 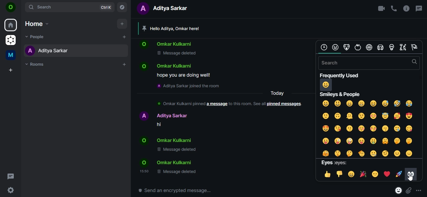 I want to click on smiling face with halo, so click(x=385, y=115).